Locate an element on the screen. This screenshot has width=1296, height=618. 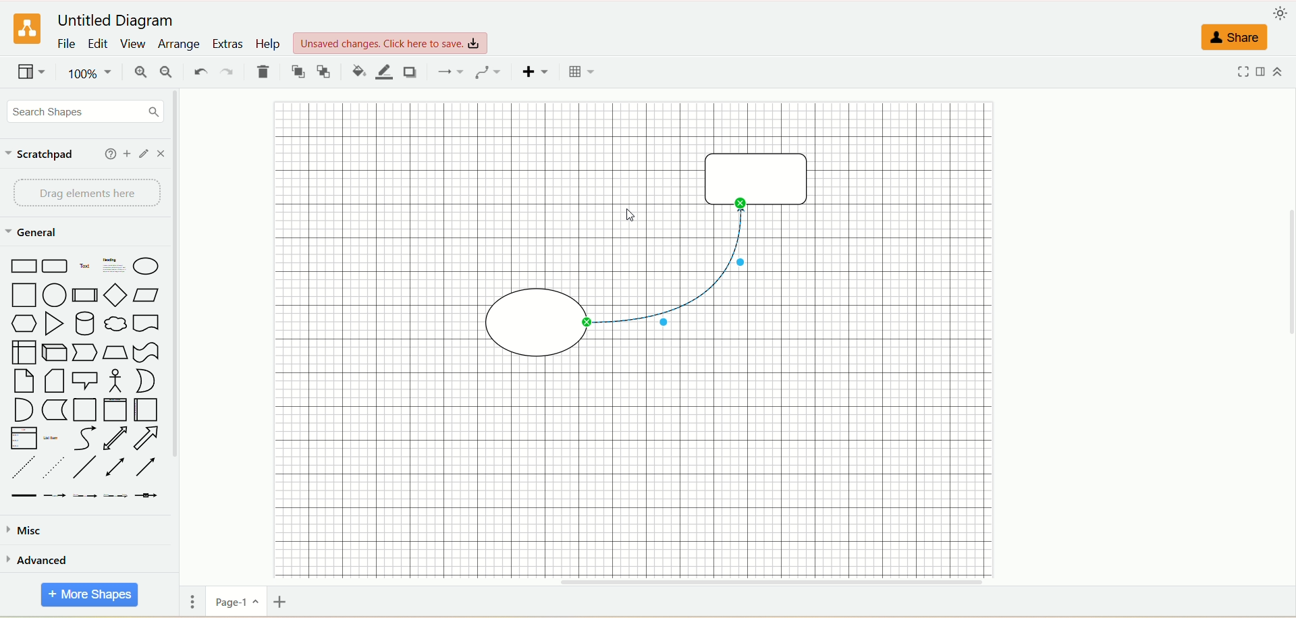
musc is located at coordinates (23, 530).